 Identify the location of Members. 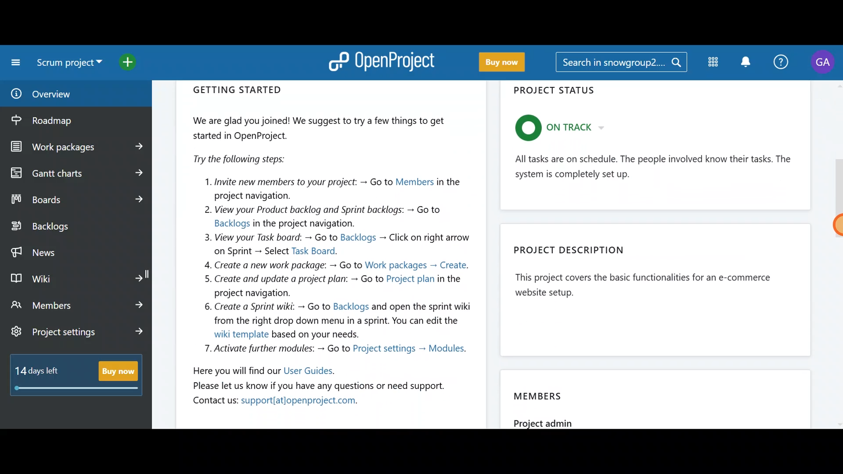
(78, 305).